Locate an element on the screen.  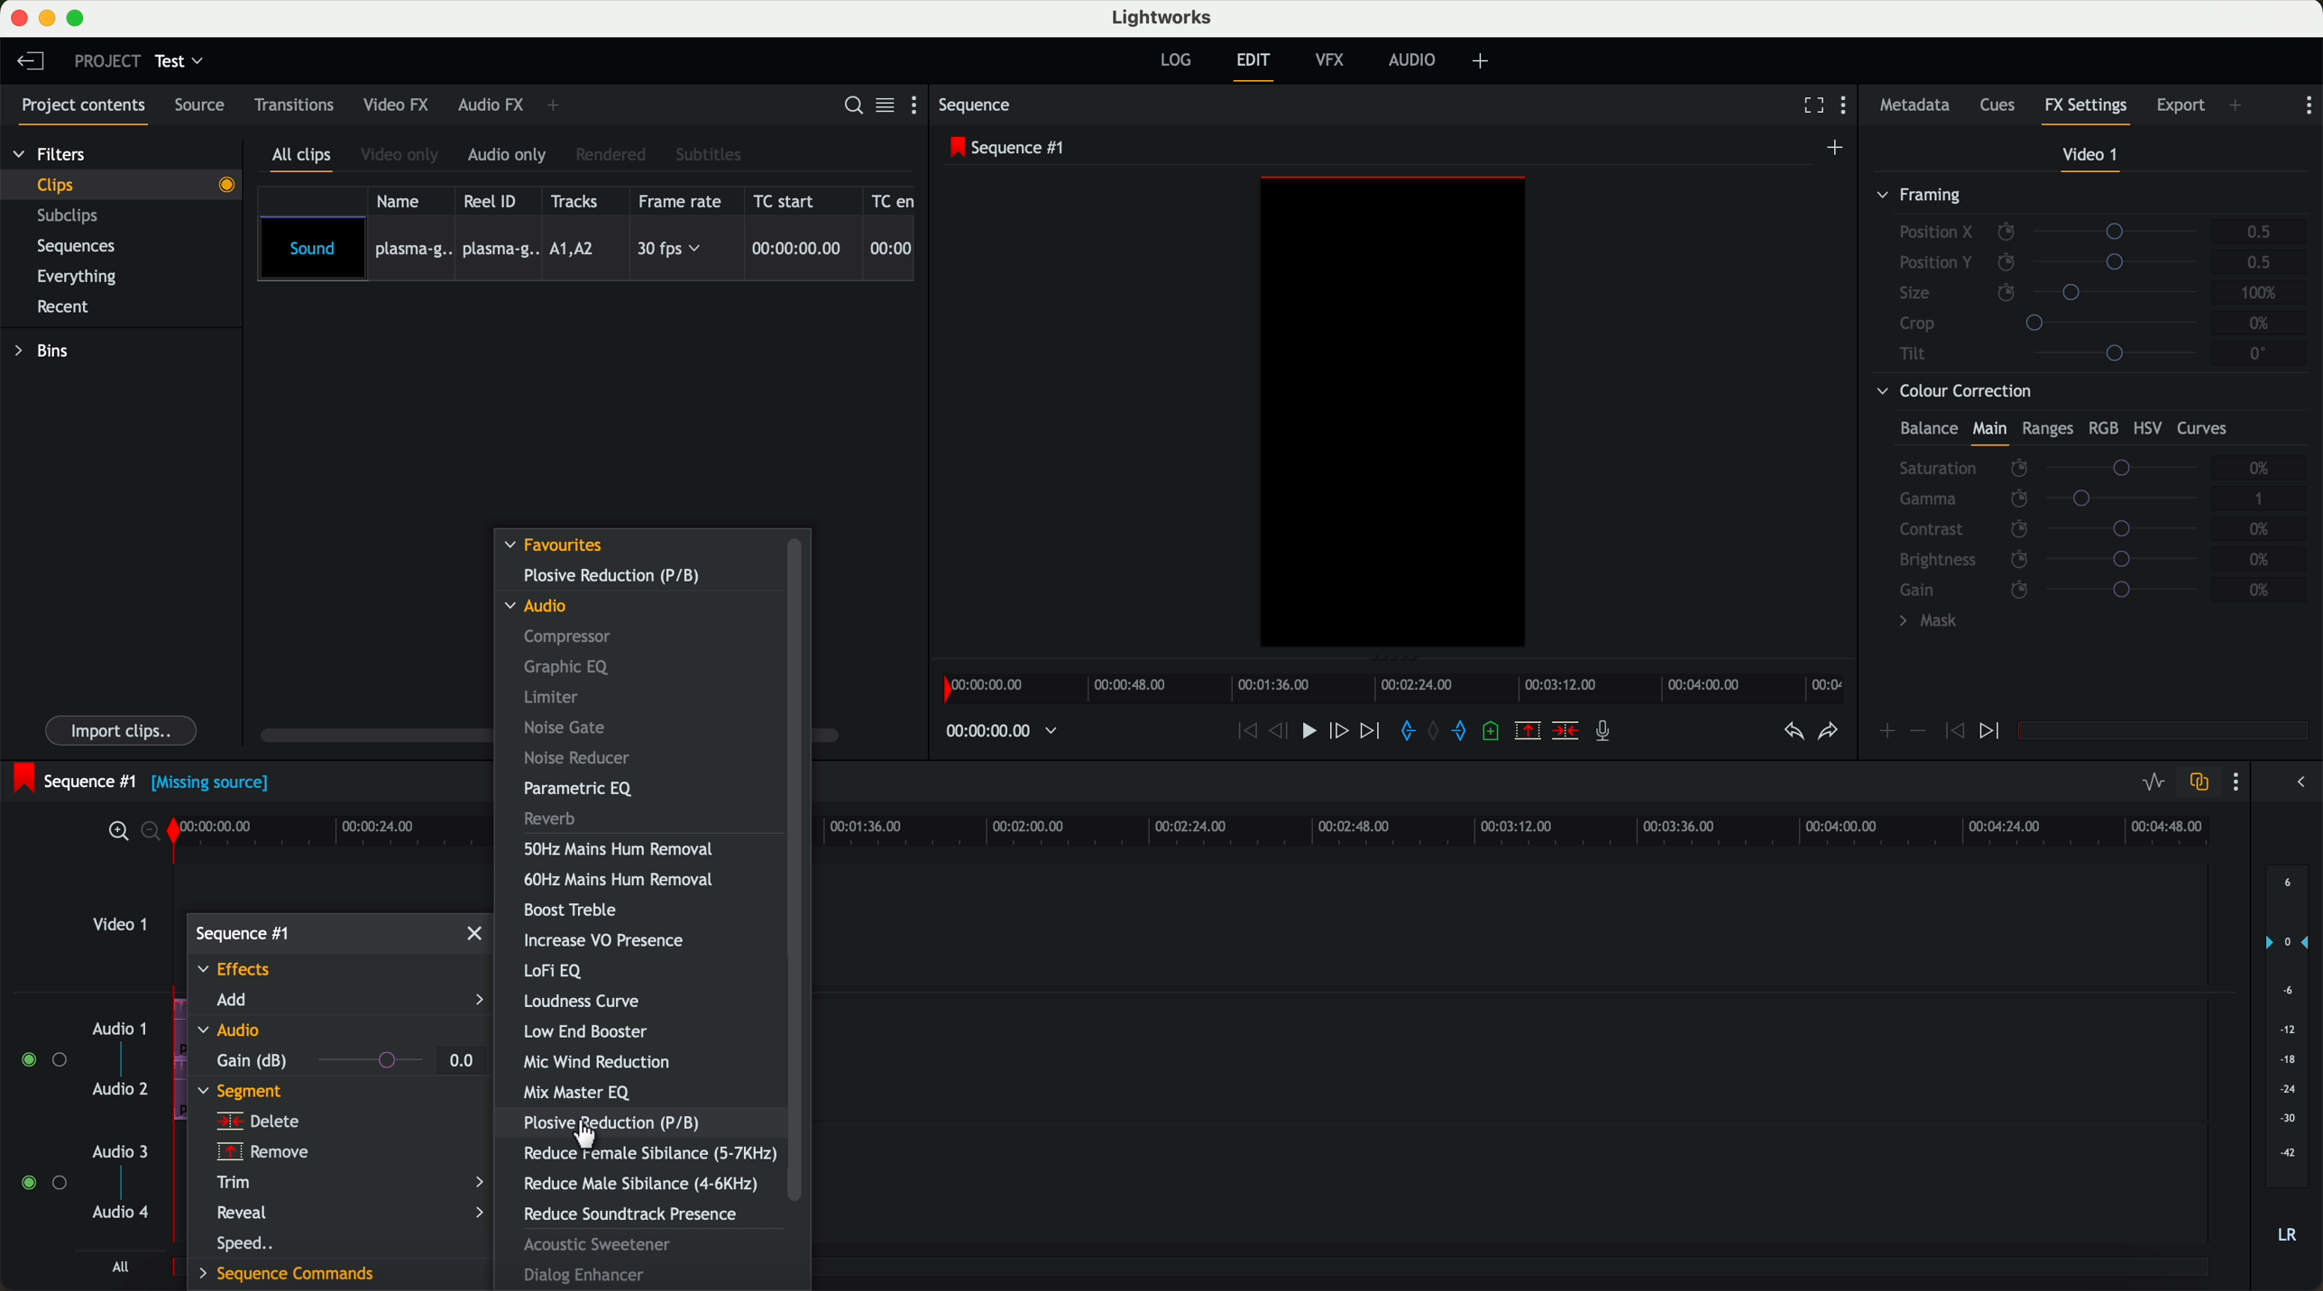
(Missing source) is located at coordinates (215, 786).